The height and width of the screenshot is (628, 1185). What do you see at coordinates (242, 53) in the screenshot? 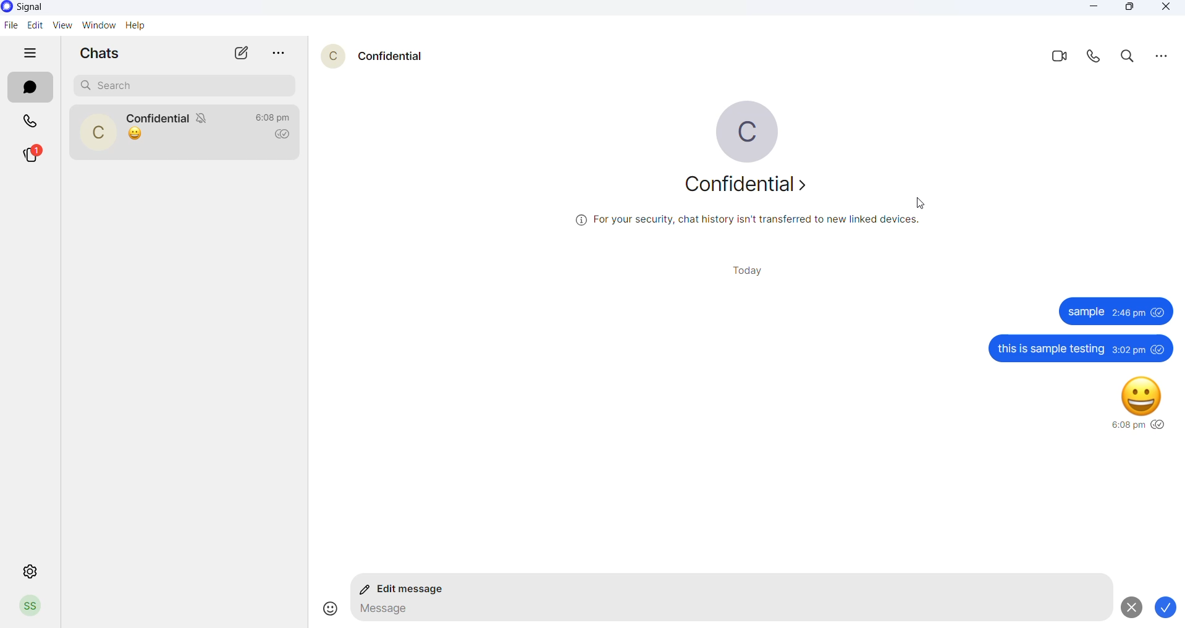
I see `new chat` at bounding box center [242, 53].